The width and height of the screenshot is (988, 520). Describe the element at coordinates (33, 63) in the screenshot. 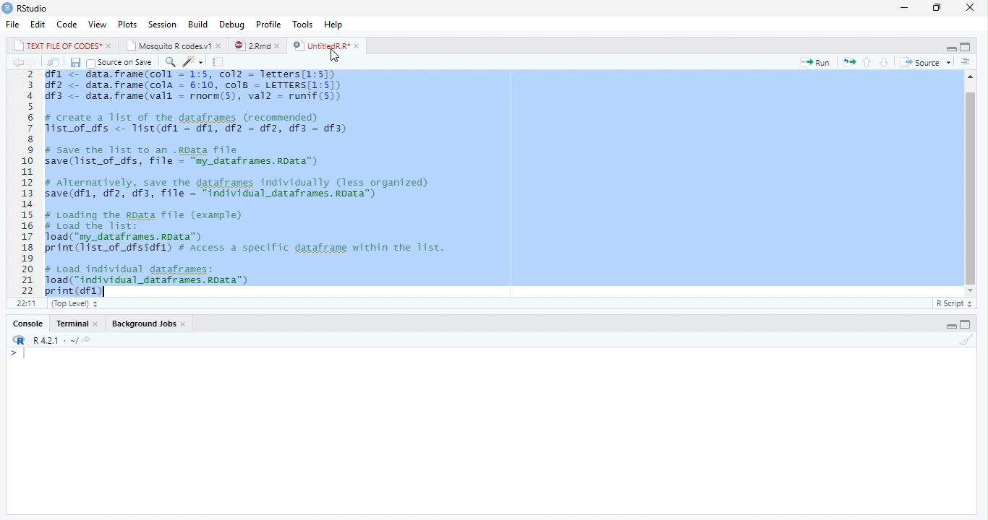

I see `Go to next location` at that location.